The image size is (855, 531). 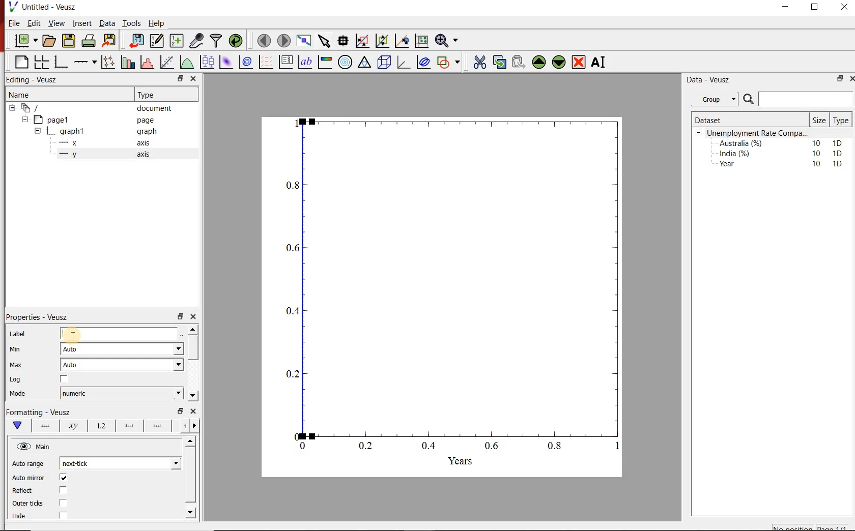 What do you see at coordinates (73, 426) in the screenshot?
I see `axis label` at bounding box center [73, 426].